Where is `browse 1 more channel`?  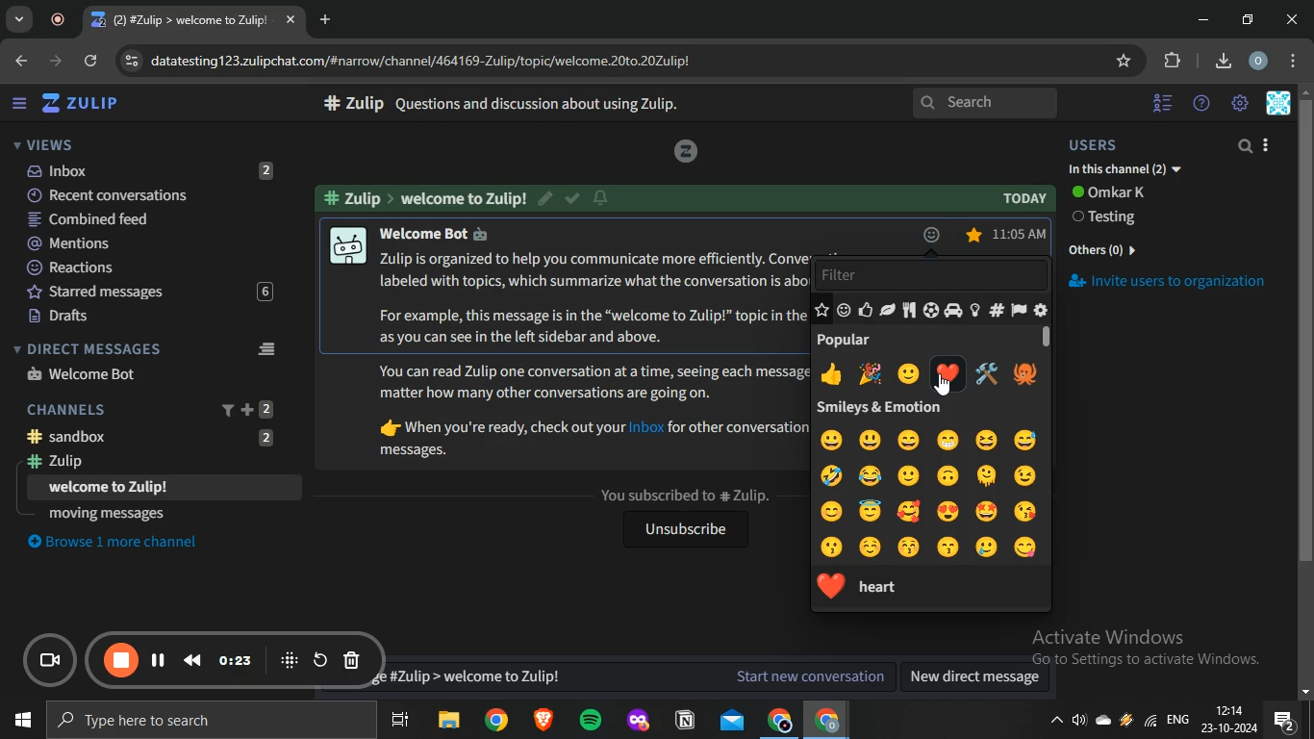
browse 1 more channel is located at coordinates (122, 541).